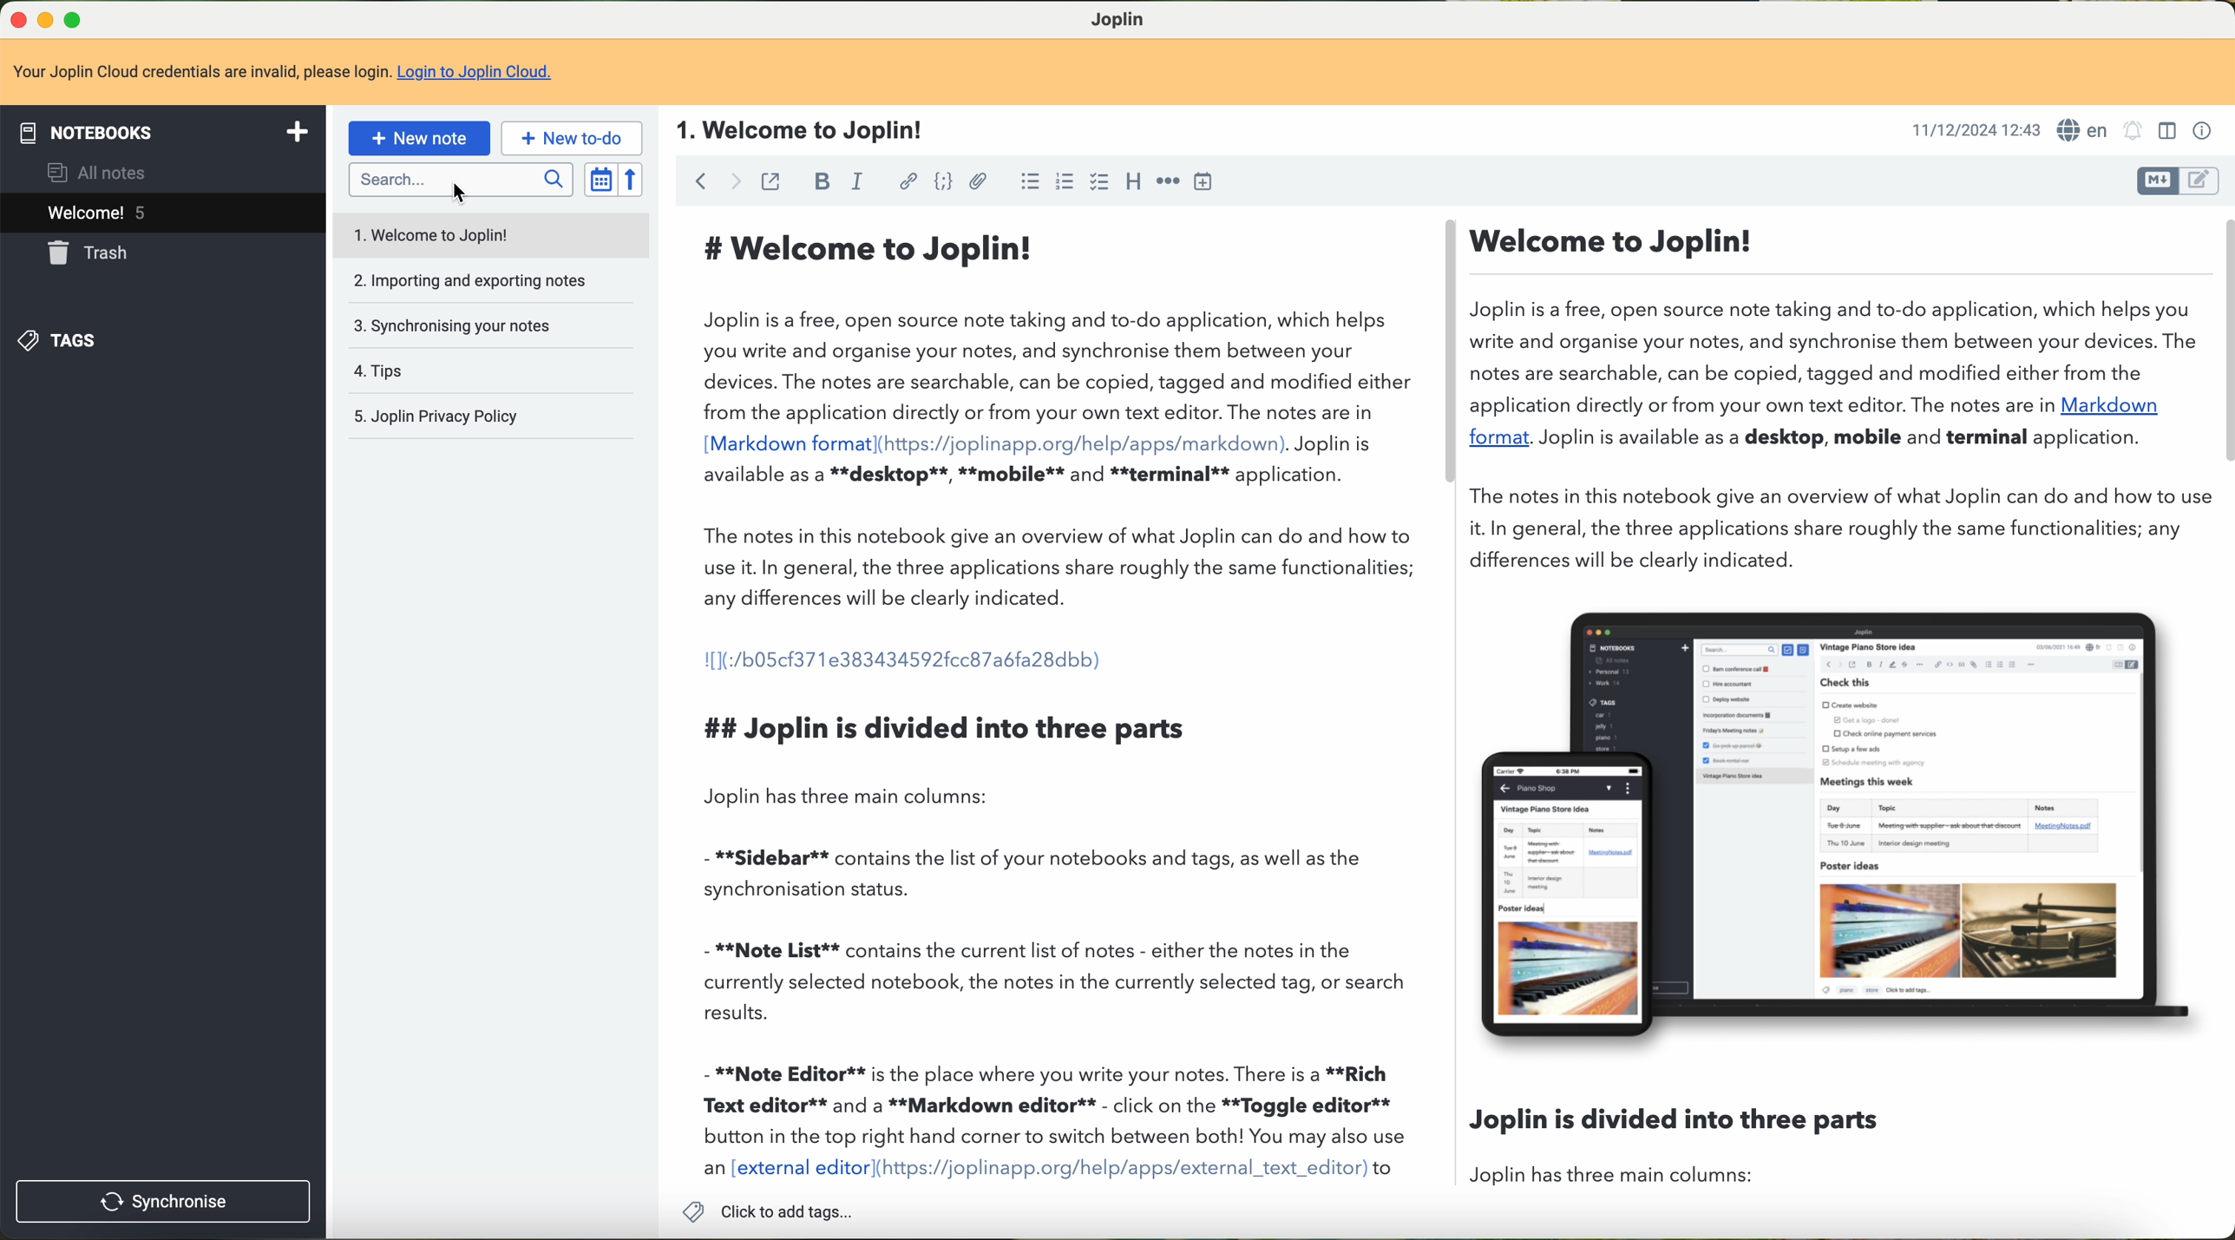 This screenshot has width=2235, height=1240. I want to click on navigate foward arrow, so click(731, 180).